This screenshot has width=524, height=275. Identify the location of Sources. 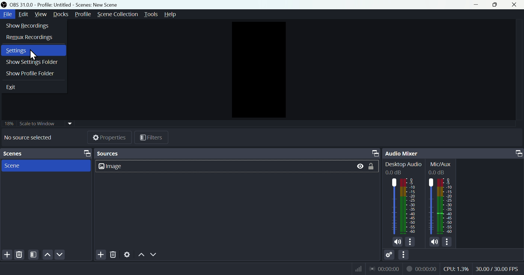
(237, 153).